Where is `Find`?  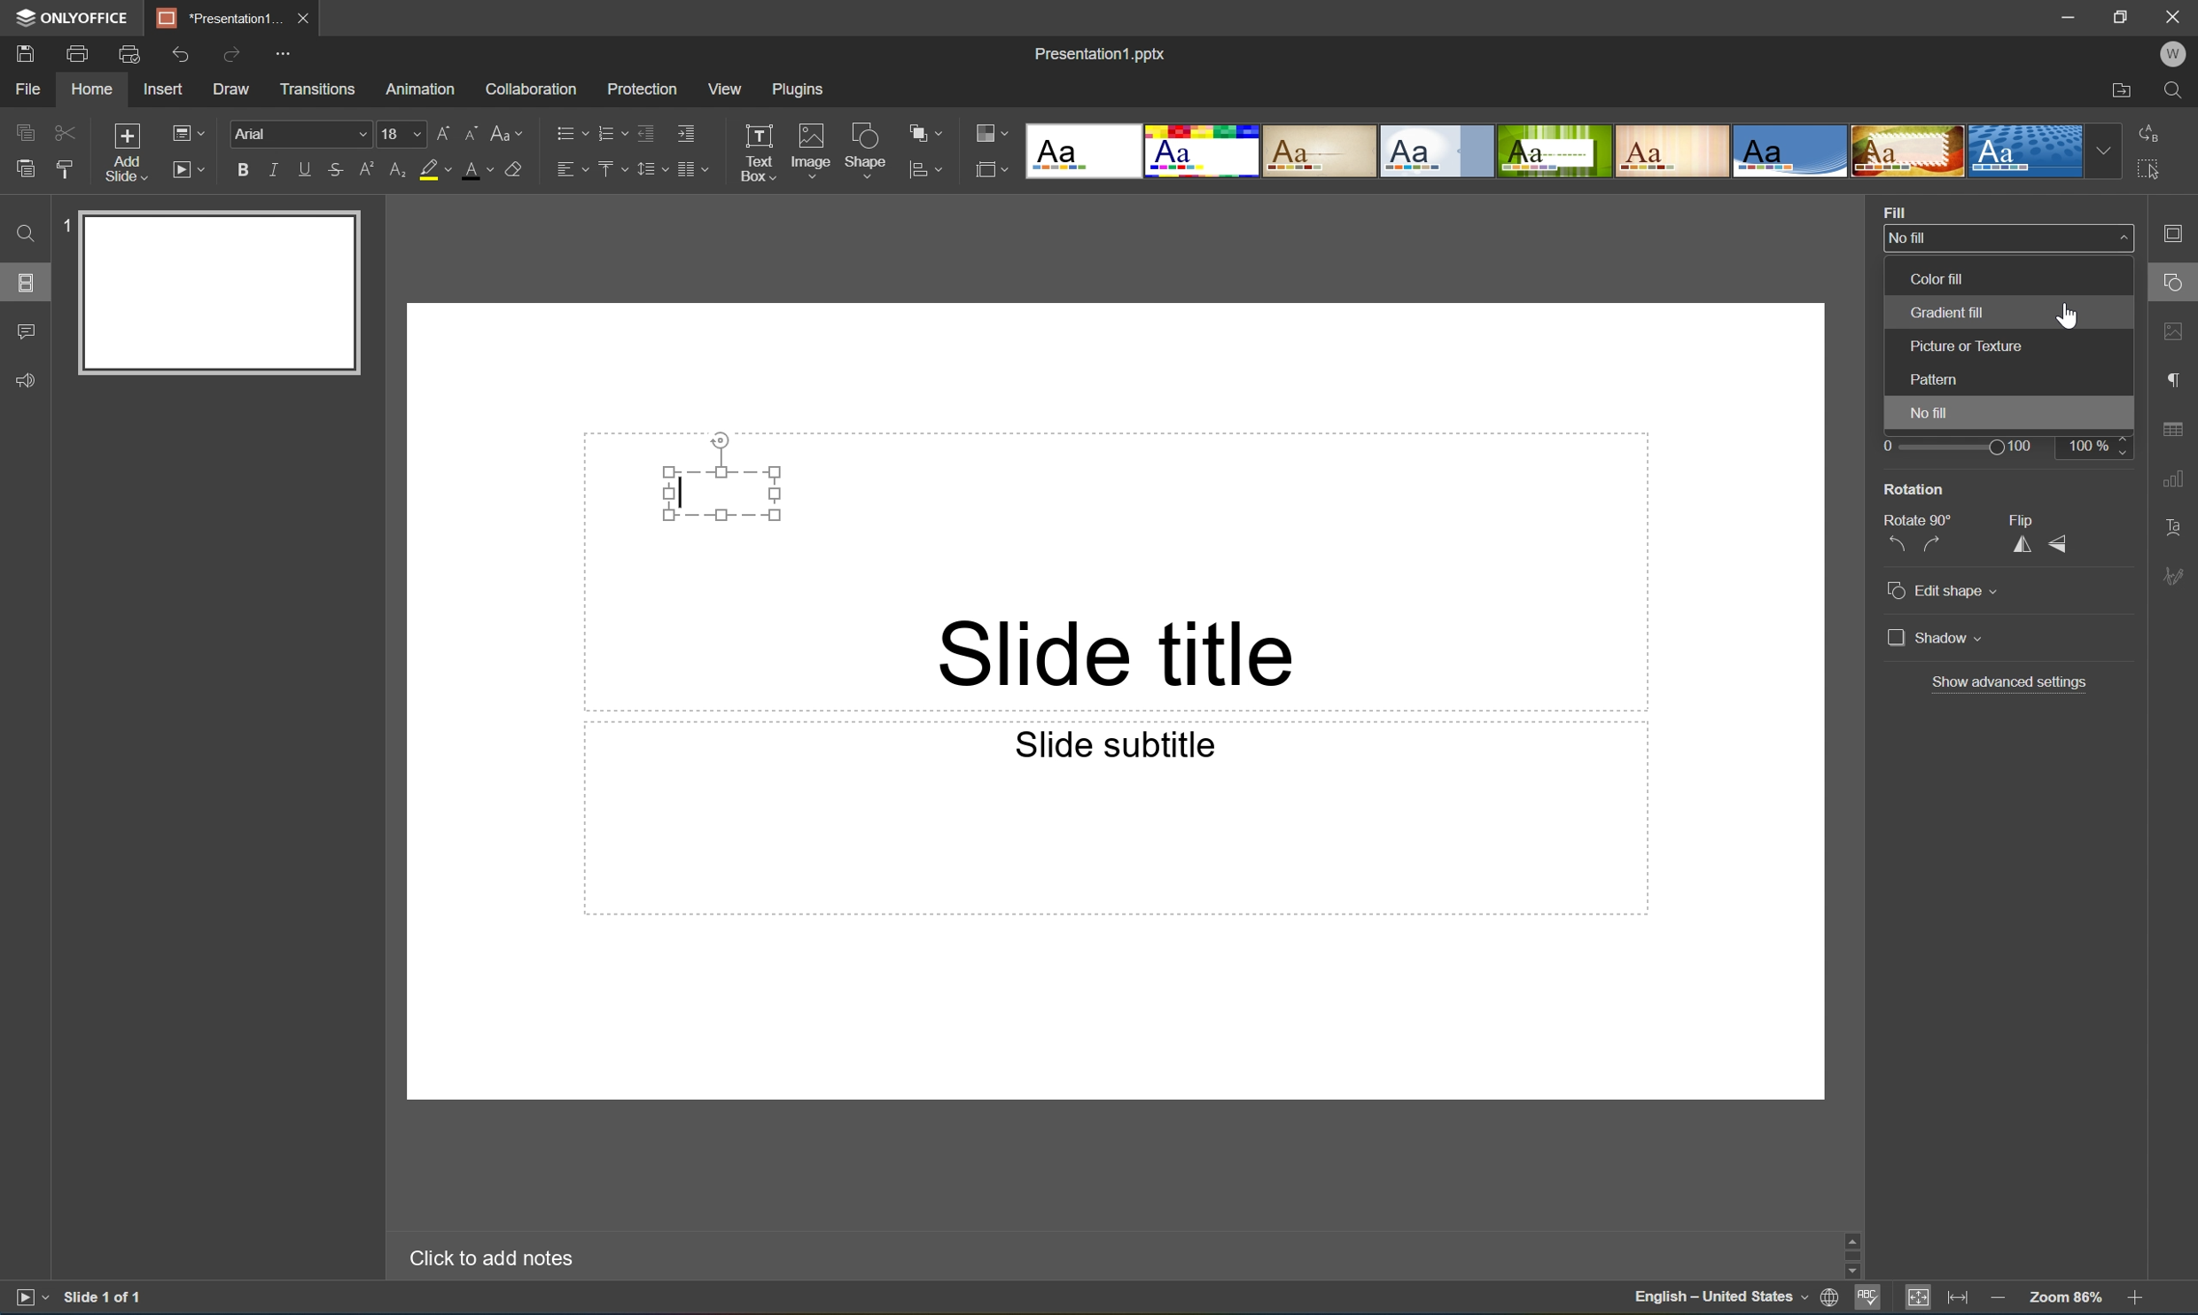 Find is located at coordinates (2180, 91).